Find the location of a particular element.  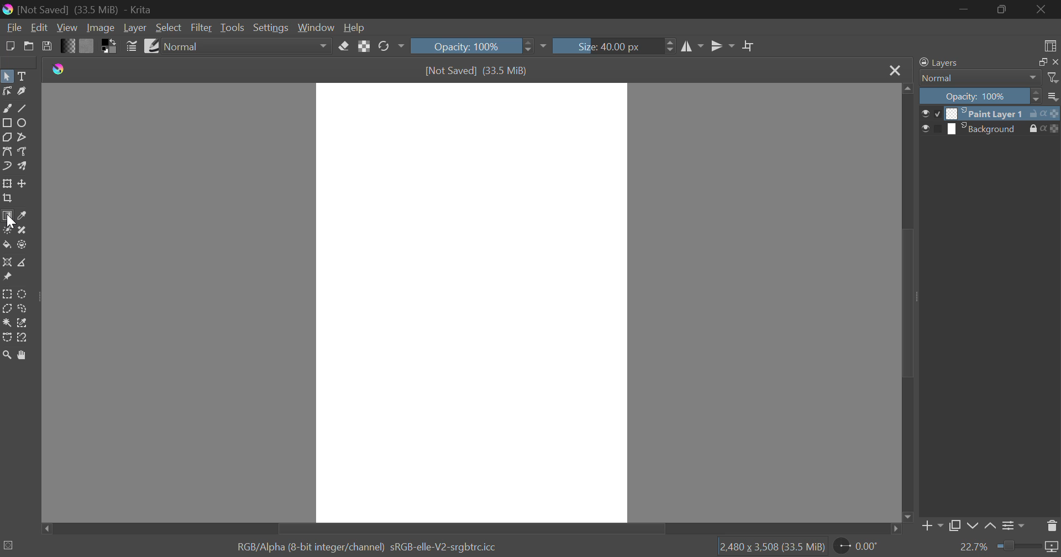

Ellipses is located at coordinates (23, 123).